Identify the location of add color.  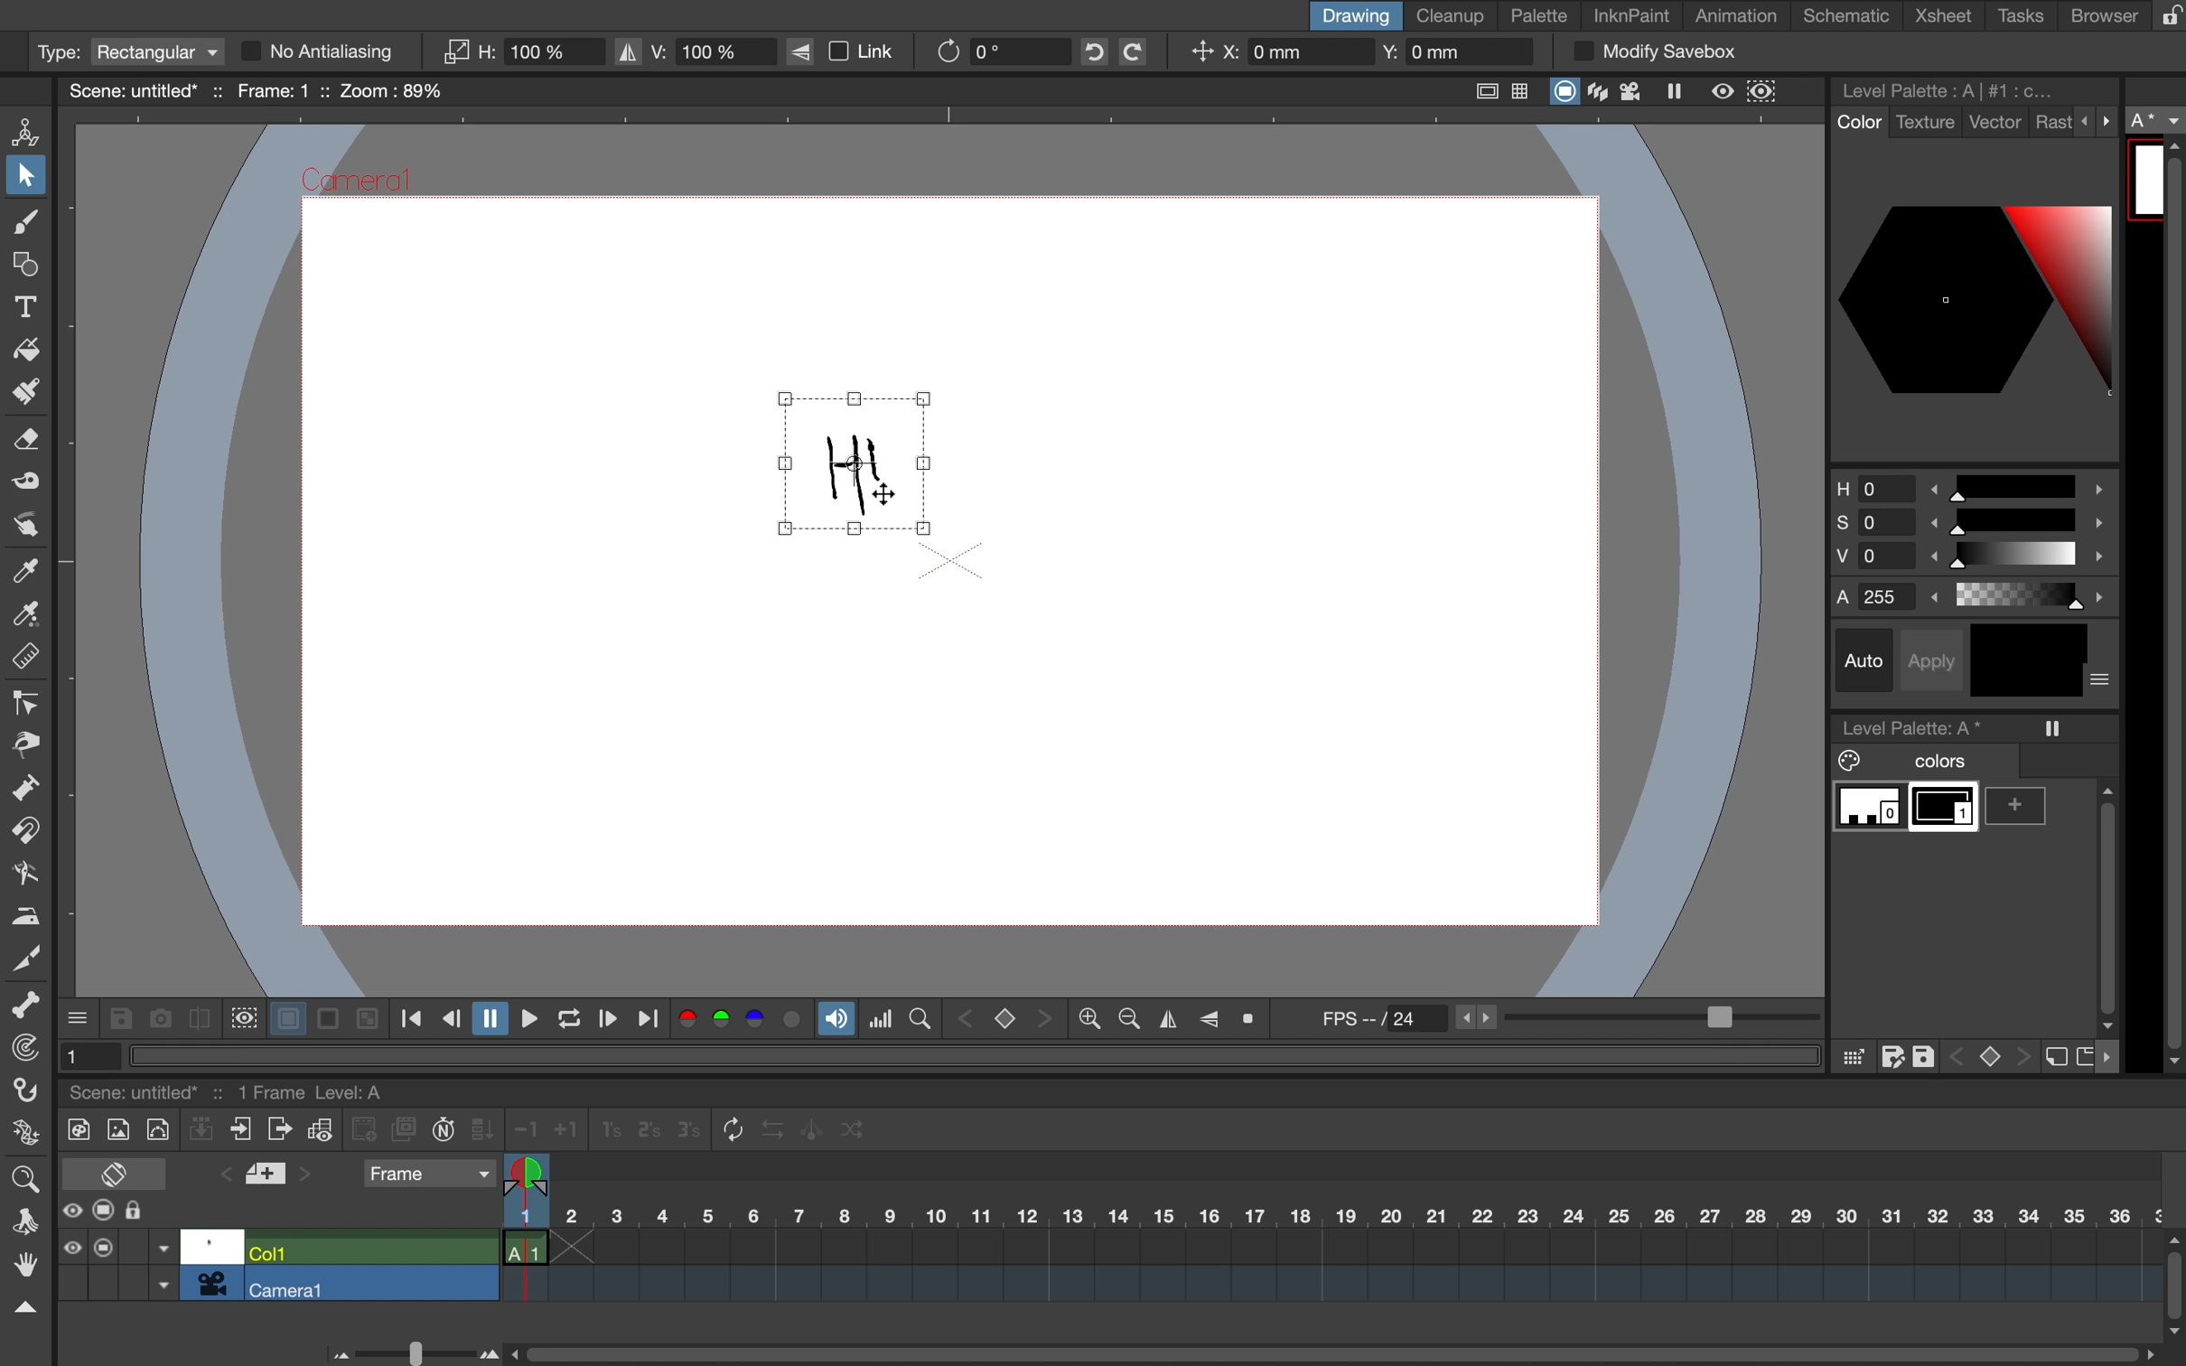
(2023, 806).